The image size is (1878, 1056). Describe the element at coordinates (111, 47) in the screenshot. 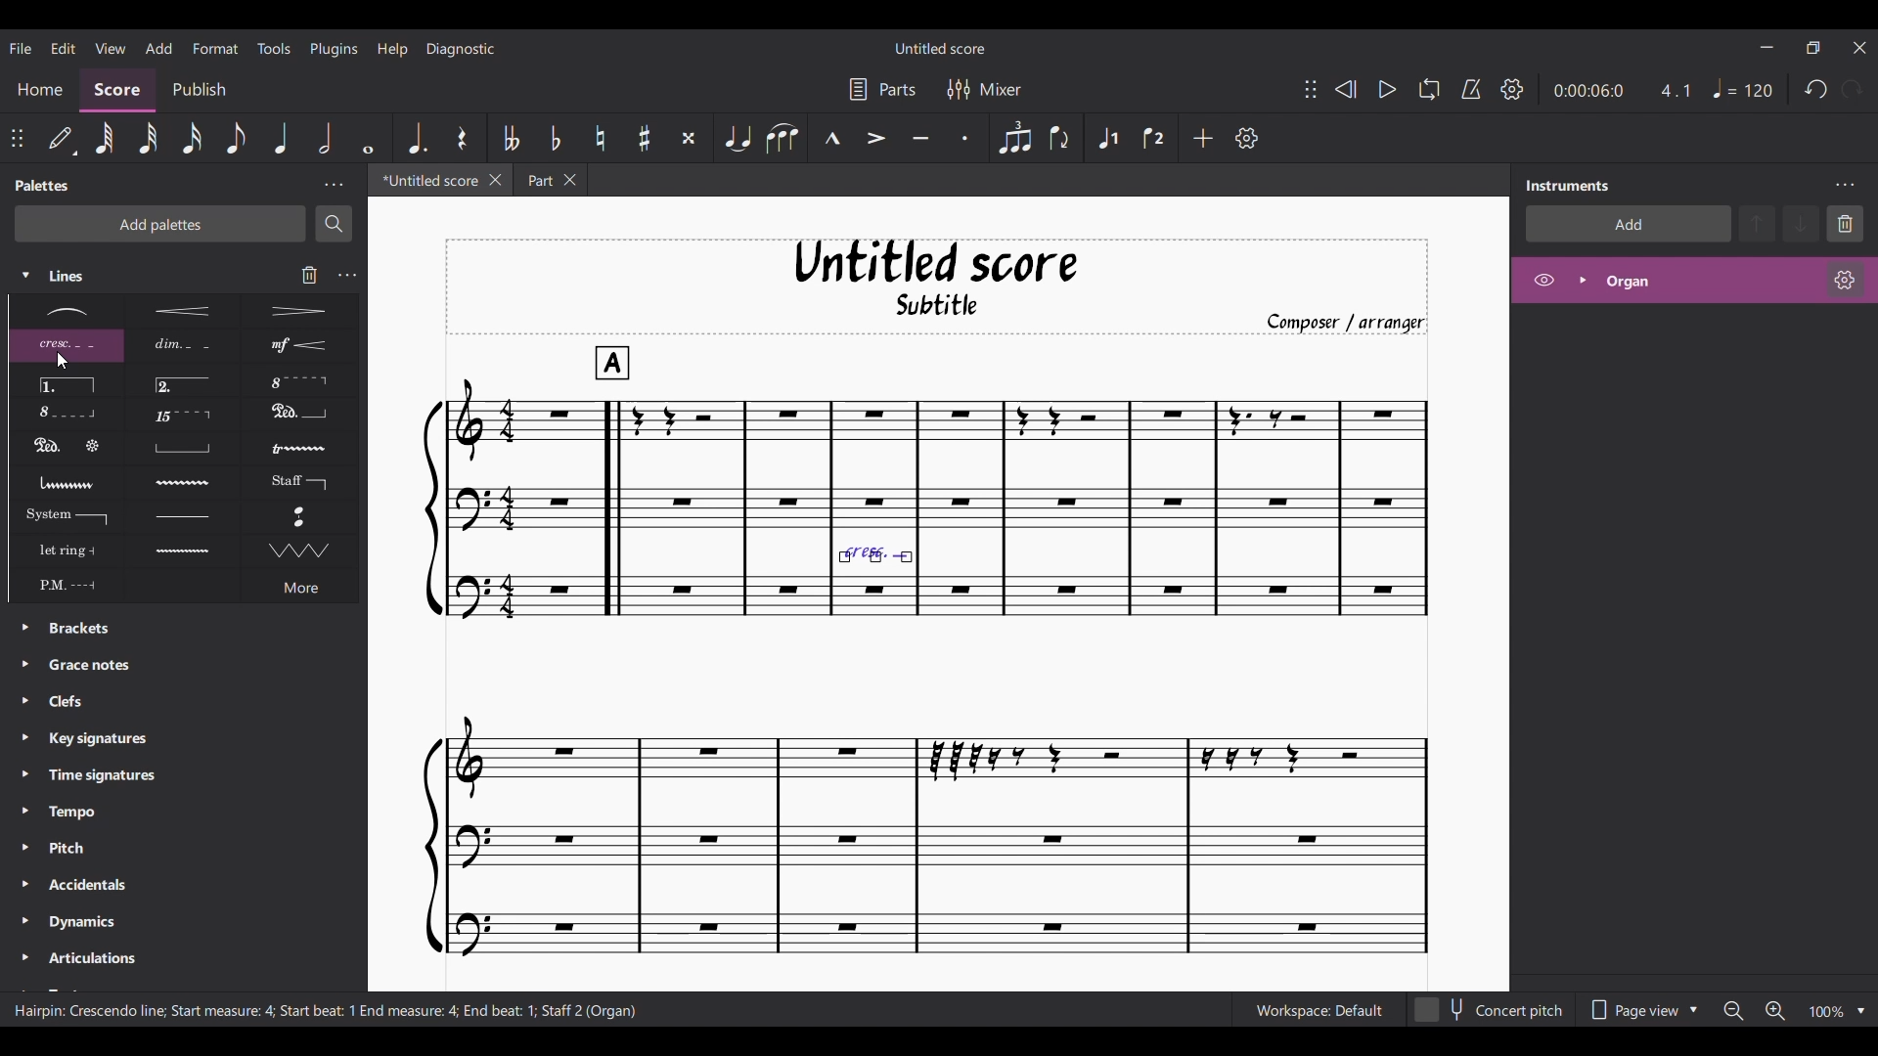

I see `View menu` at that location.